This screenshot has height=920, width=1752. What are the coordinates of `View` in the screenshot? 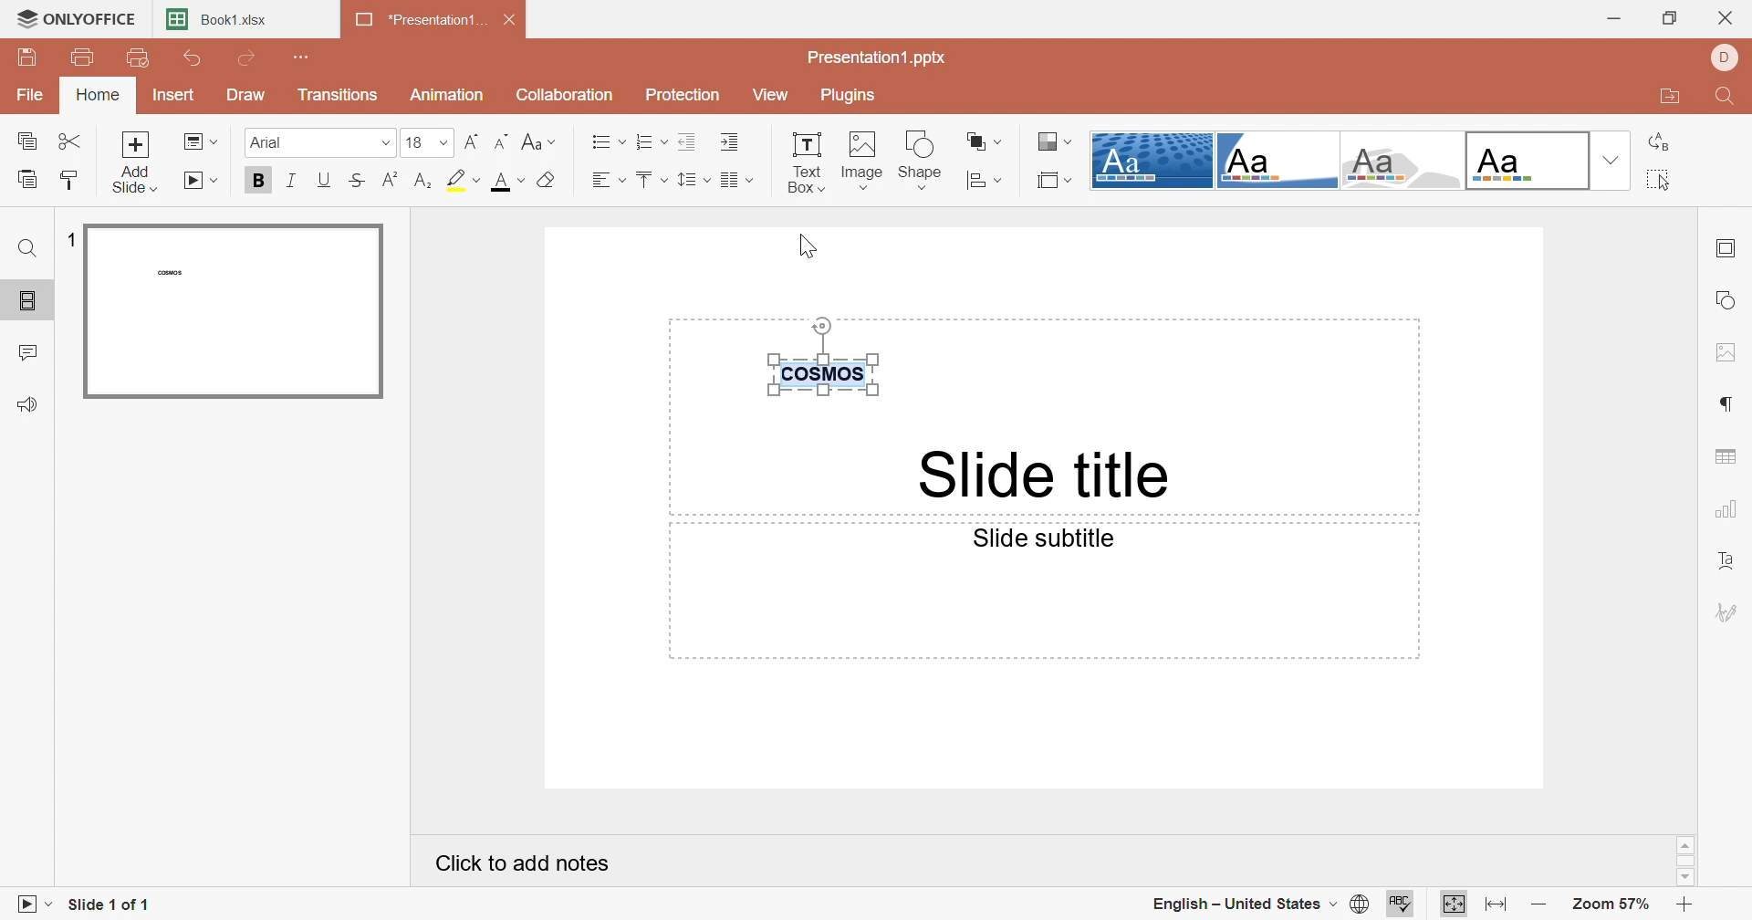 It's located at (767, 93).